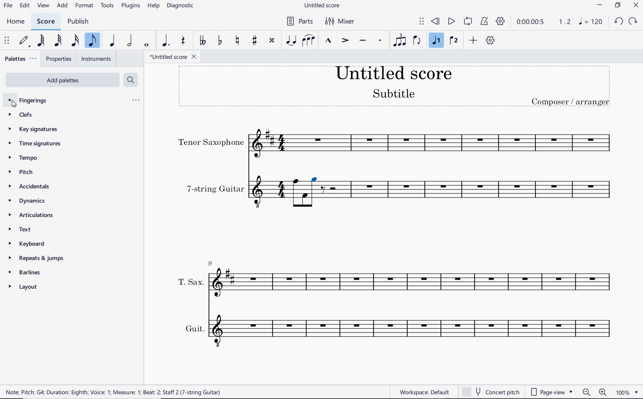 Image resolution: width=643 pixels, height=399 pixels. What do you see at coordinates (307, 41) in the screenshot?
I see `SLUR` at bounding box center [307, 41].